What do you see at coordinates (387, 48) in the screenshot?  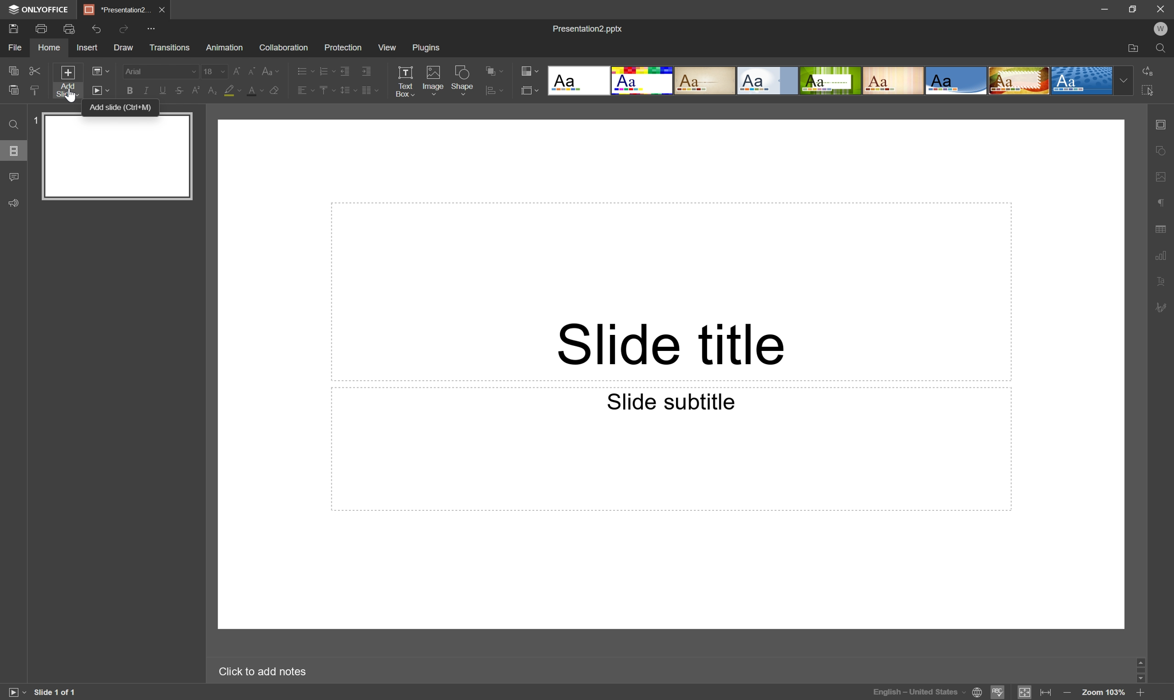 I see `View` at bounding box center [387, 48].